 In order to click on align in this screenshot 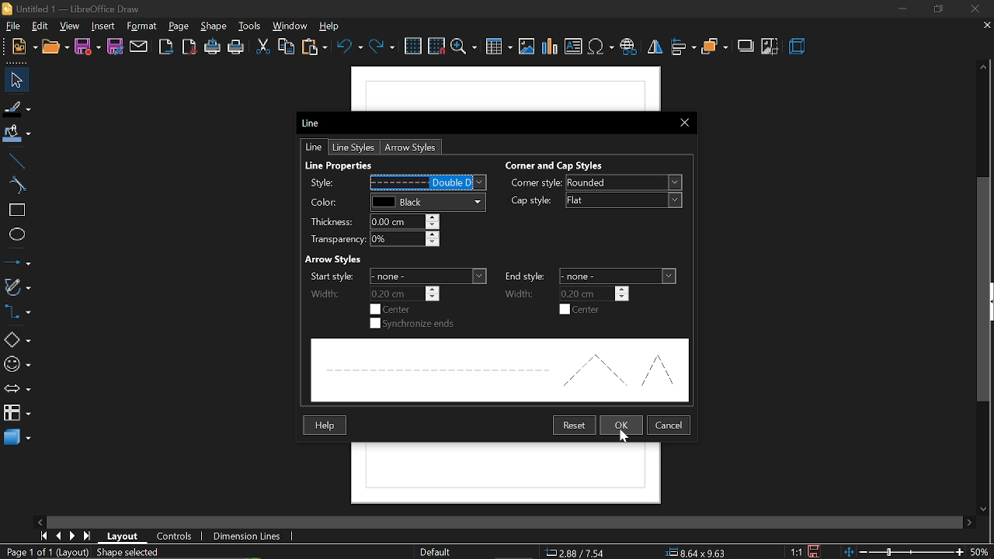, I will do `click(684, 47)`.